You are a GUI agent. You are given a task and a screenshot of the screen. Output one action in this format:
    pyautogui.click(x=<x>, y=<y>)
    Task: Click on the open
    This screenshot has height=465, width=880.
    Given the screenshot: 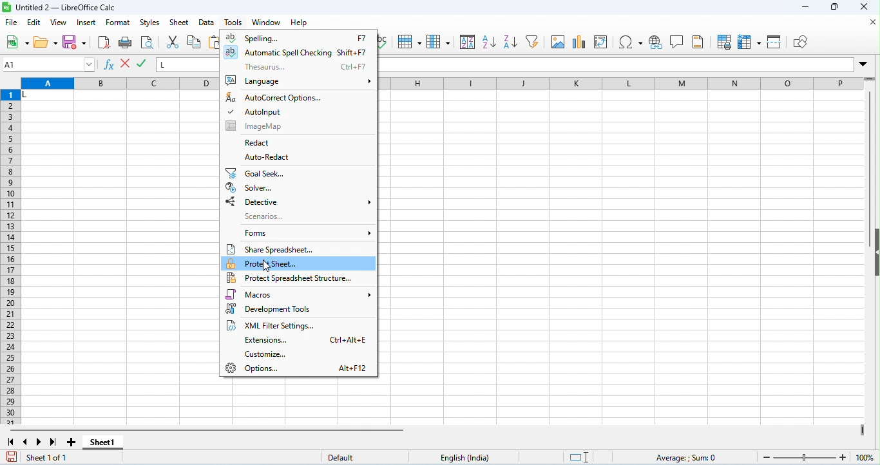 What is the action you would take?
    pyautogui.click(x=46, y=43)
    